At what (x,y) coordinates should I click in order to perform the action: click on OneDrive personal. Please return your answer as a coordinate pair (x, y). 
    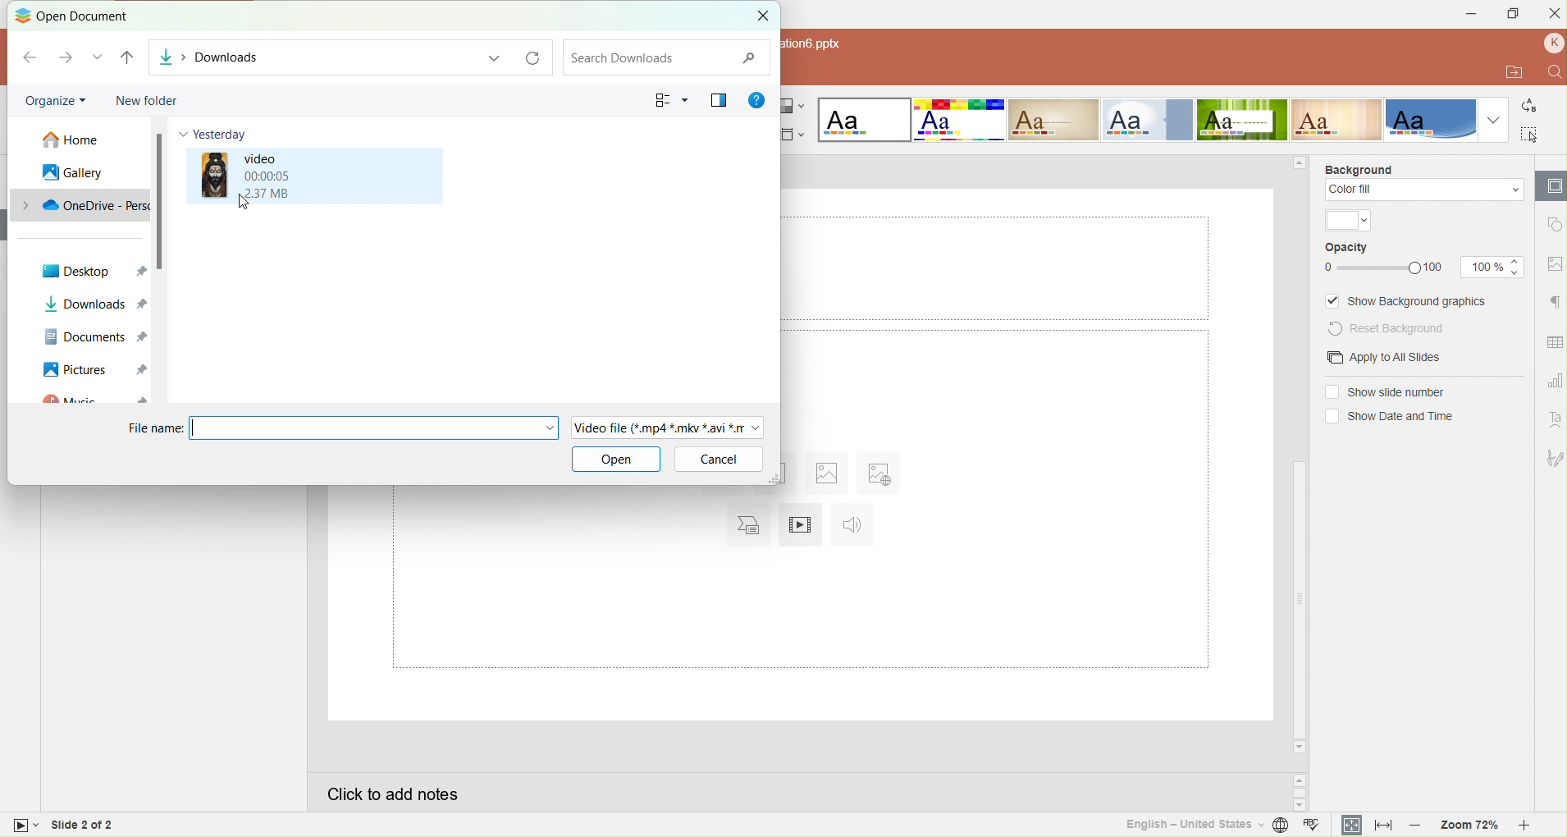
    Looking at the image, I should click on (80, 205).